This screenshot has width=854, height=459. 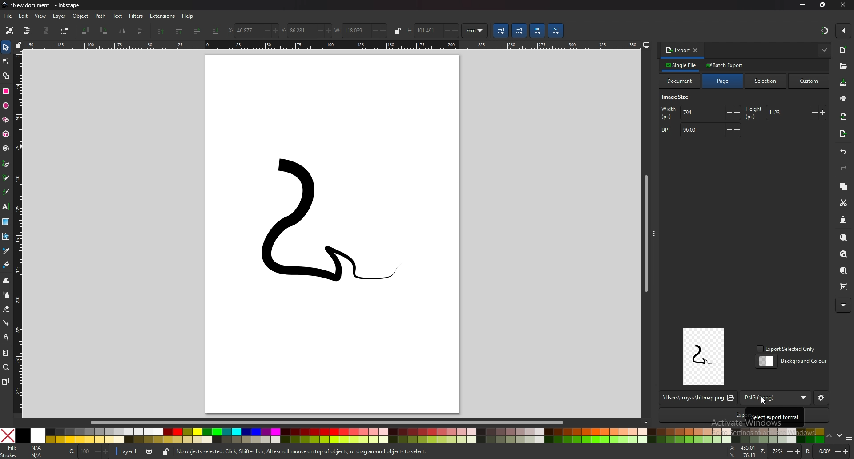 What do you see at coordinates (6, 322) in the screenshot?
I see `connector` at bounding box center [6, 322].